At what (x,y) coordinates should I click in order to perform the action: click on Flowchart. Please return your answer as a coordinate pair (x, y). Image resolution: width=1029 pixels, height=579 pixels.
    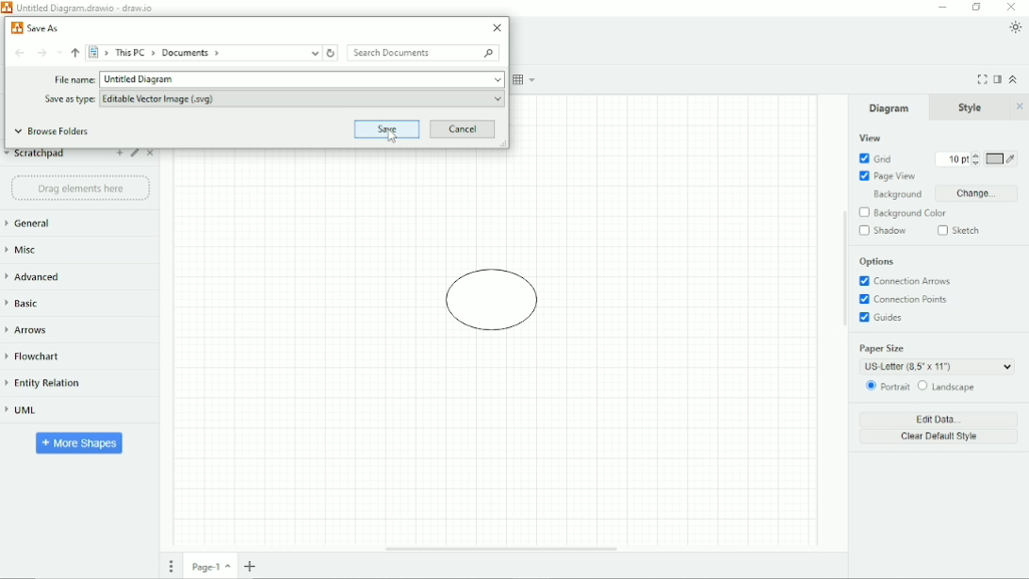
    Looking at the image, I should click on (36, 356).